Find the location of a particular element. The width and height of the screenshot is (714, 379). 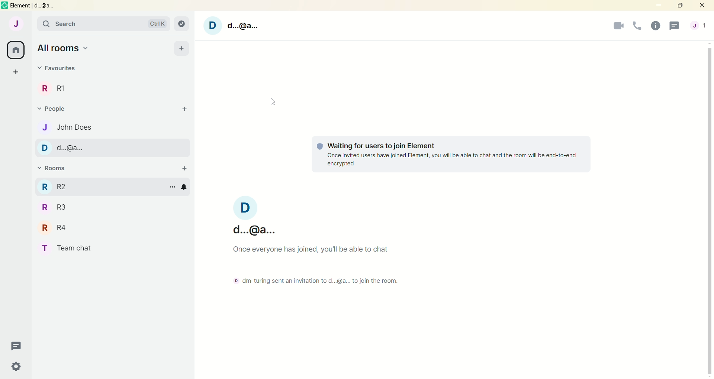

video call is located at coordinates (621, 26).